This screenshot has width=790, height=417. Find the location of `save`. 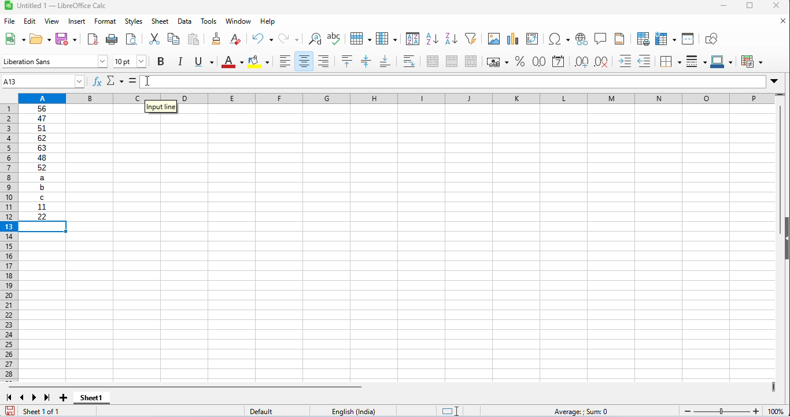

save is located at coordinates (67, 39).